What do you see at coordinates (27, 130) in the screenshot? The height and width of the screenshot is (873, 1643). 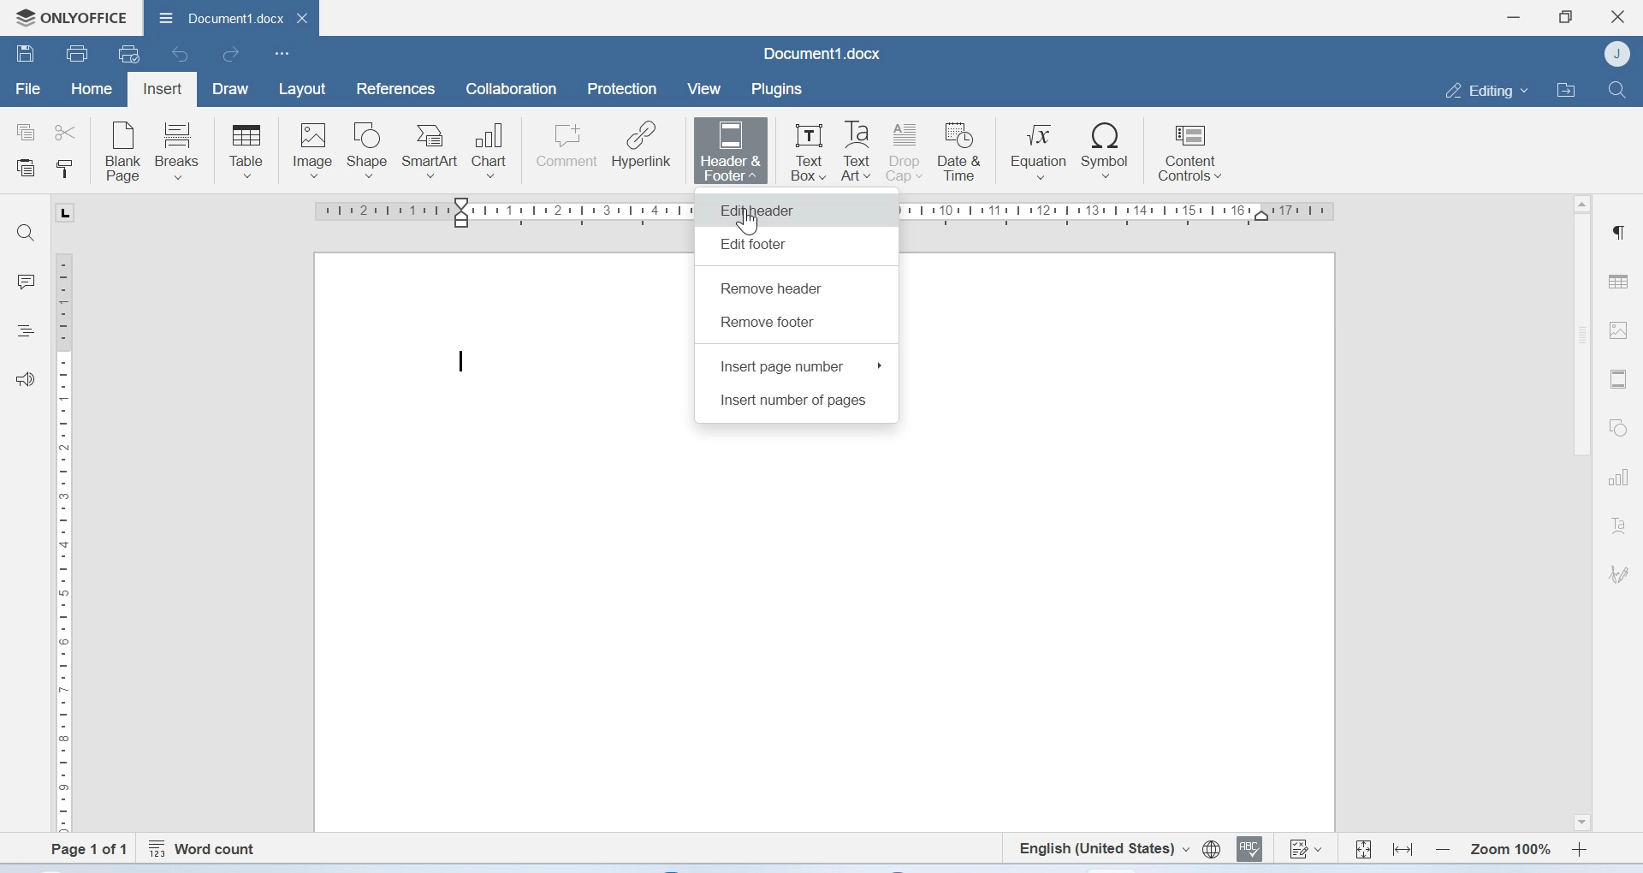 I see `copy` at bounding box center [27, 130].